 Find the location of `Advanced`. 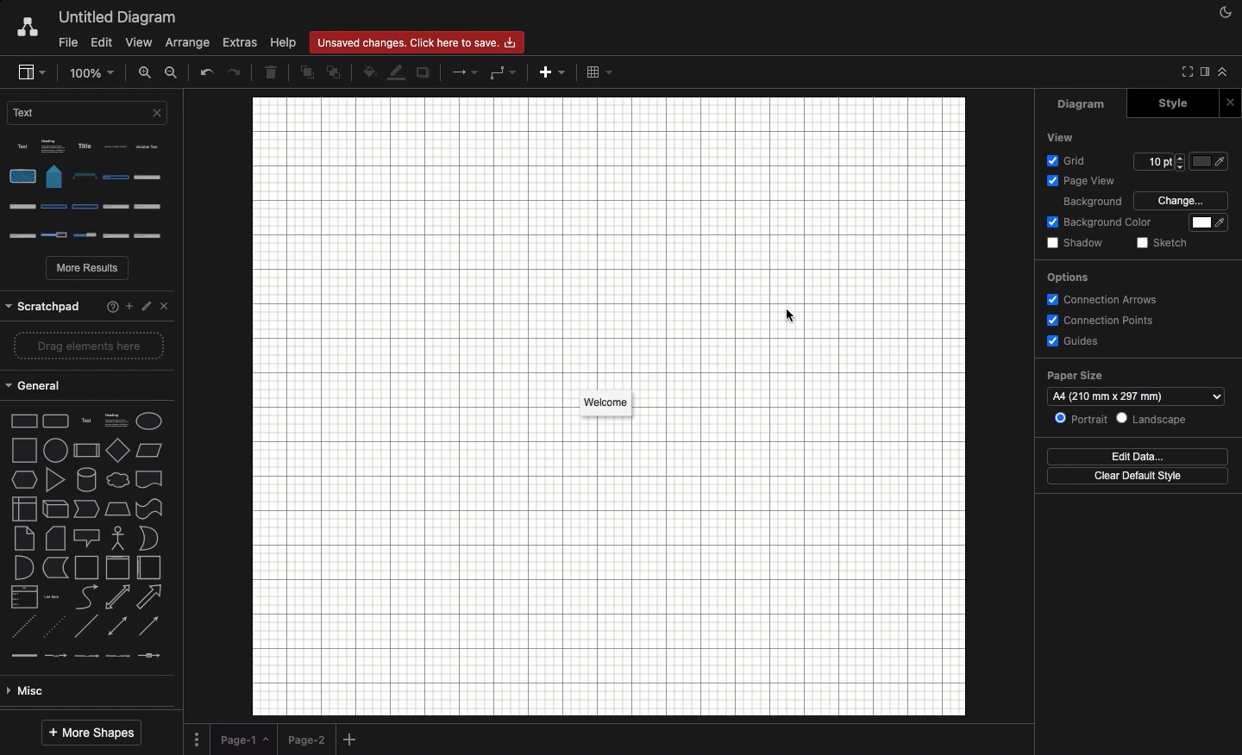

Advanced is located at coordinates (84, 566).